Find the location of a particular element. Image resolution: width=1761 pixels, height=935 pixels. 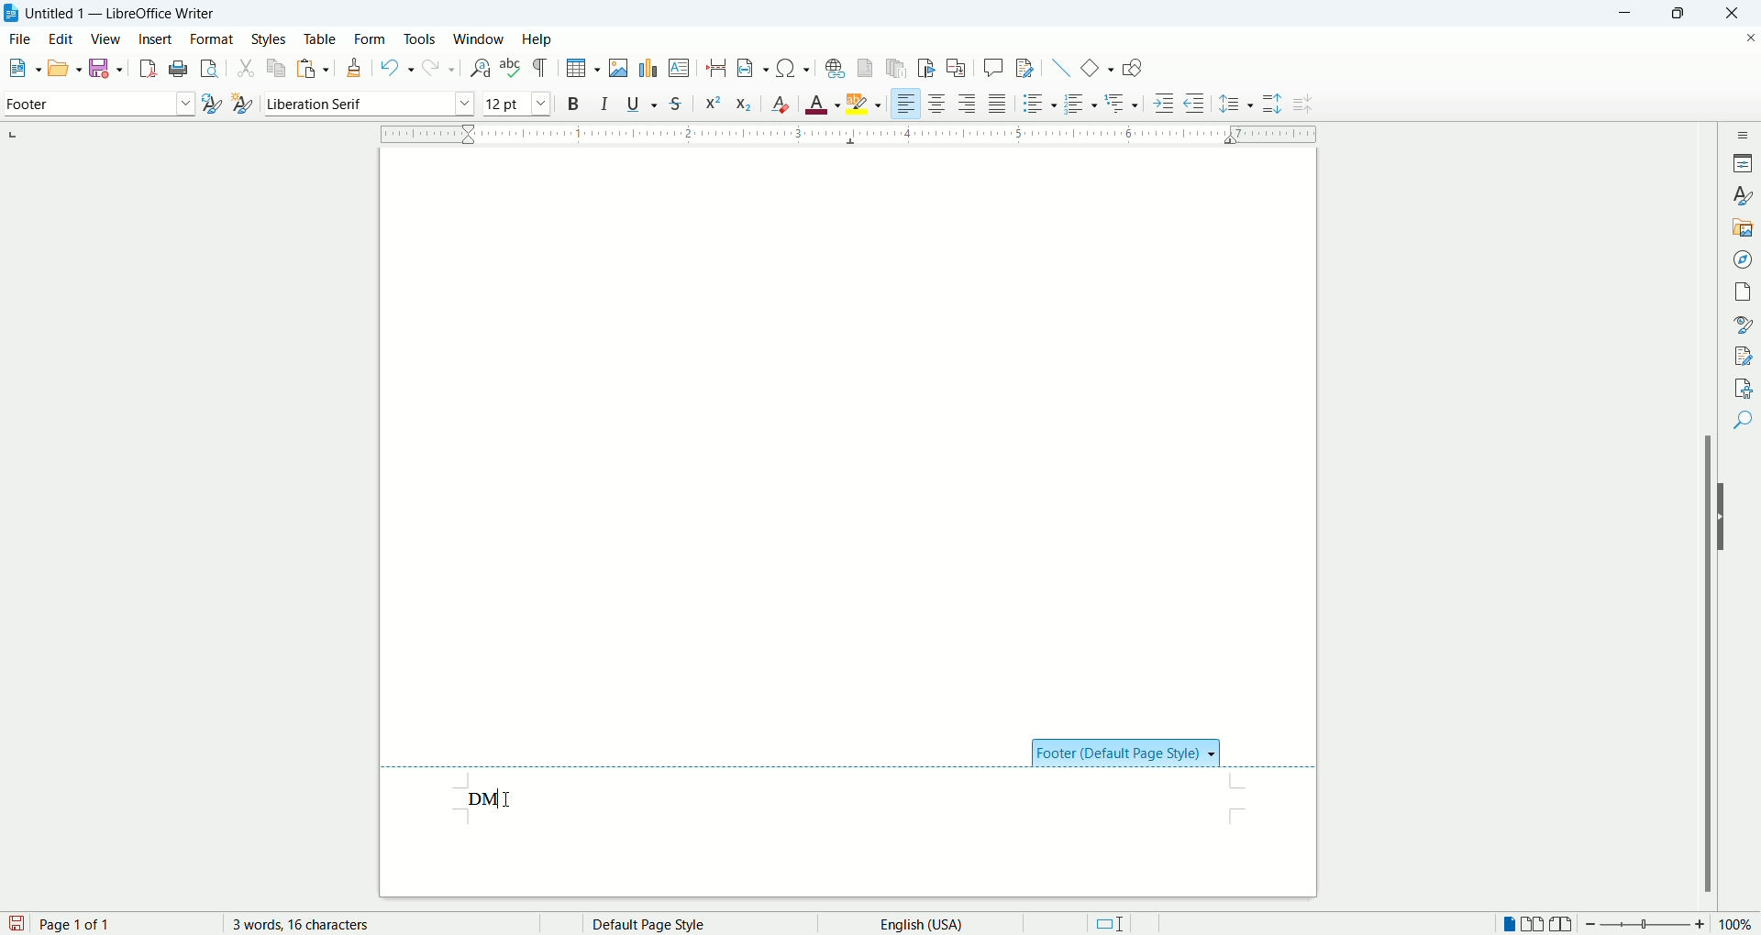

Untitled 1 - LibreOffice Writer is located at coordinates (125, 13).